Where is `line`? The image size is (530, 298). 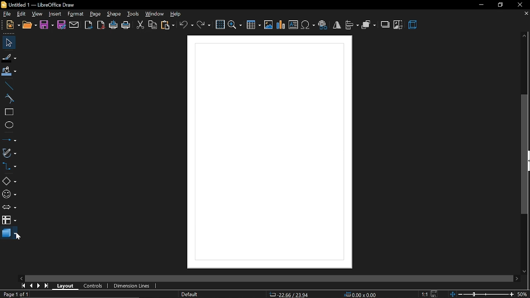
line is located at coordinates (8, 86).